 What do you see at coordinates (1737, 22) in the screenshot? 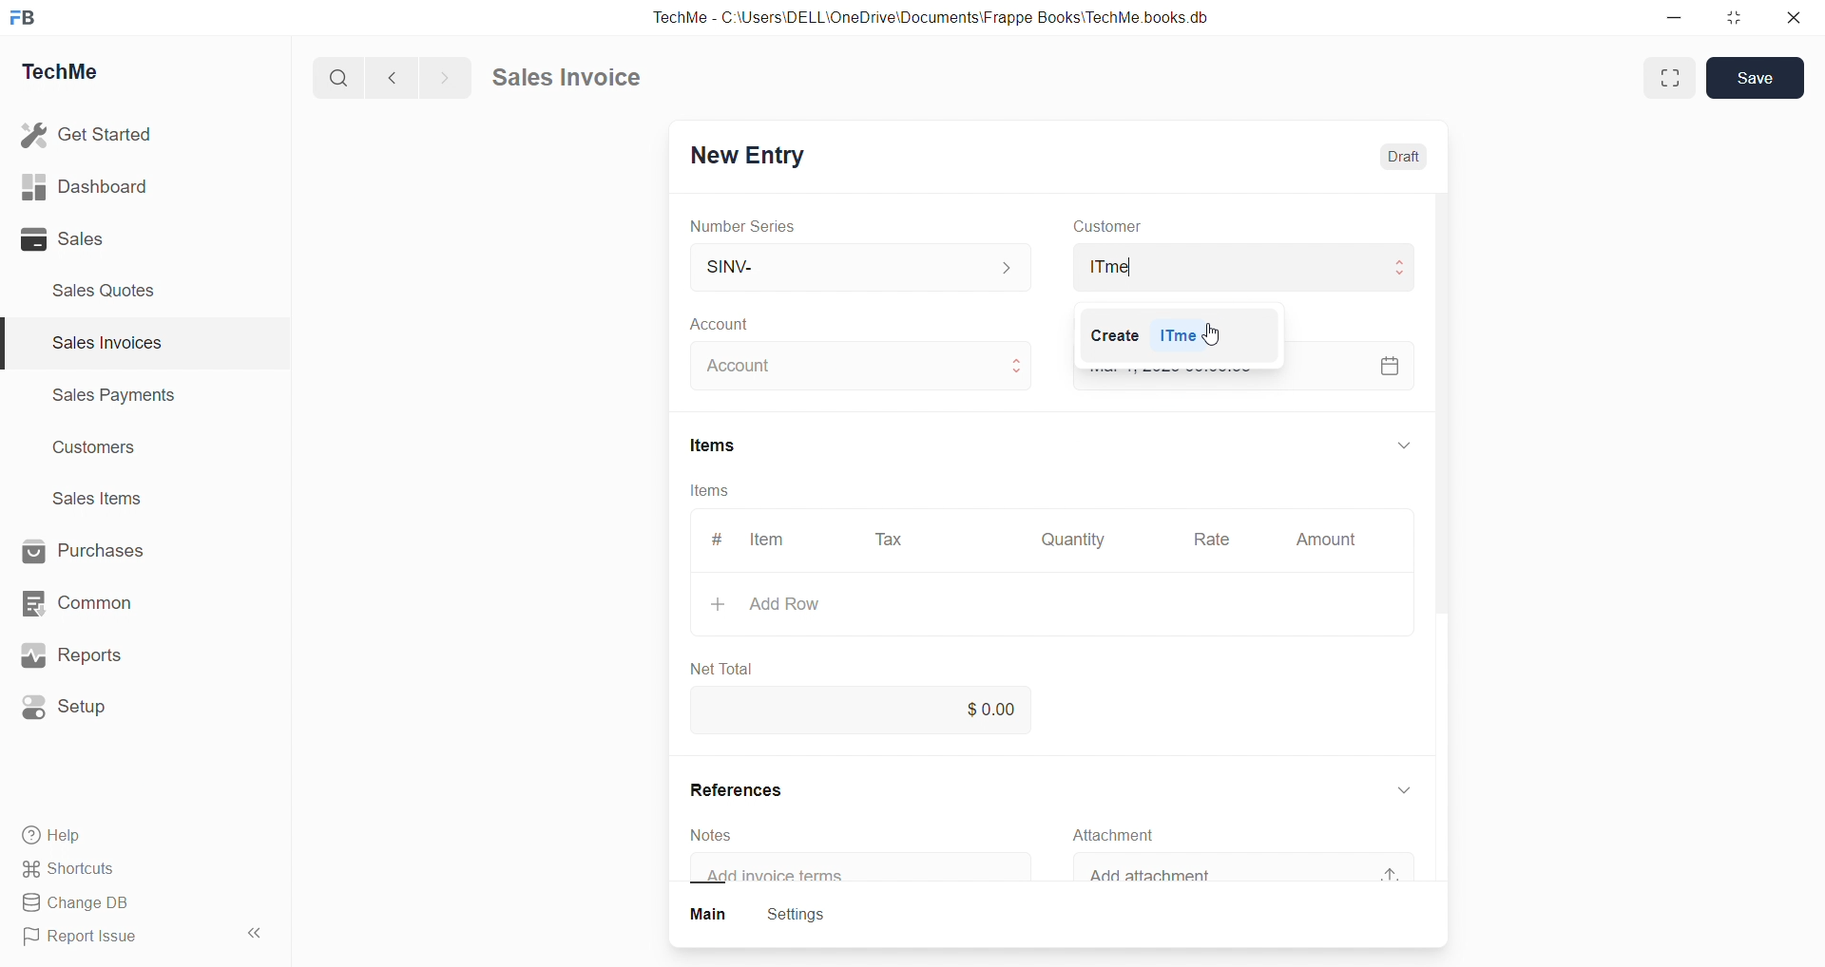
I see `Maximize` at bounding box center [1737, 22].